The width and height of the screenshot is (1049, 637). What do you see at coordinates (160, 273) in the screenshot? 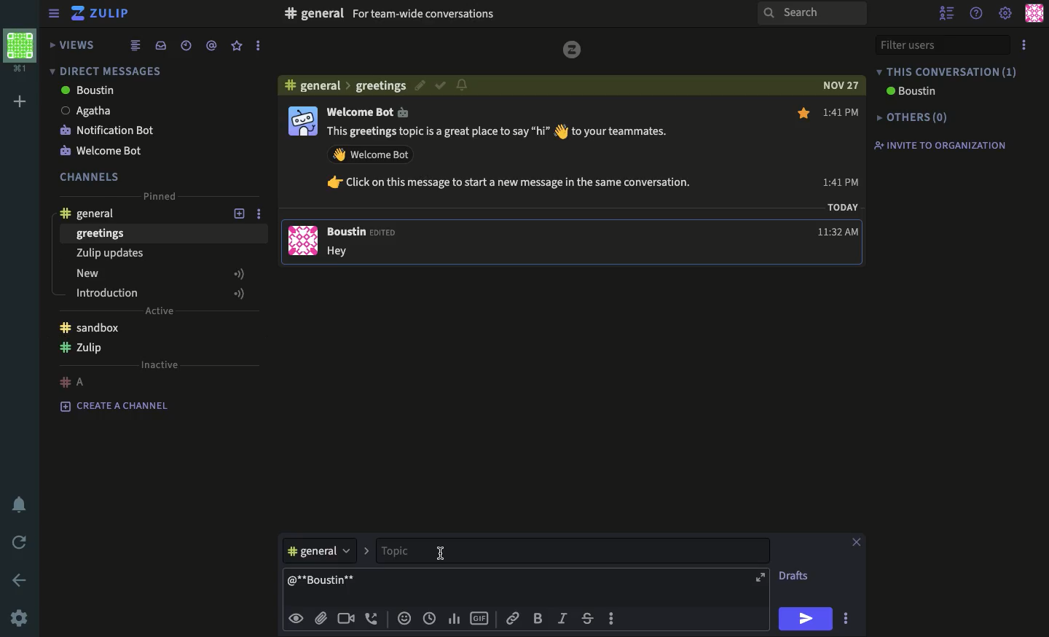
I see `new` at bounding box center [160, 273].